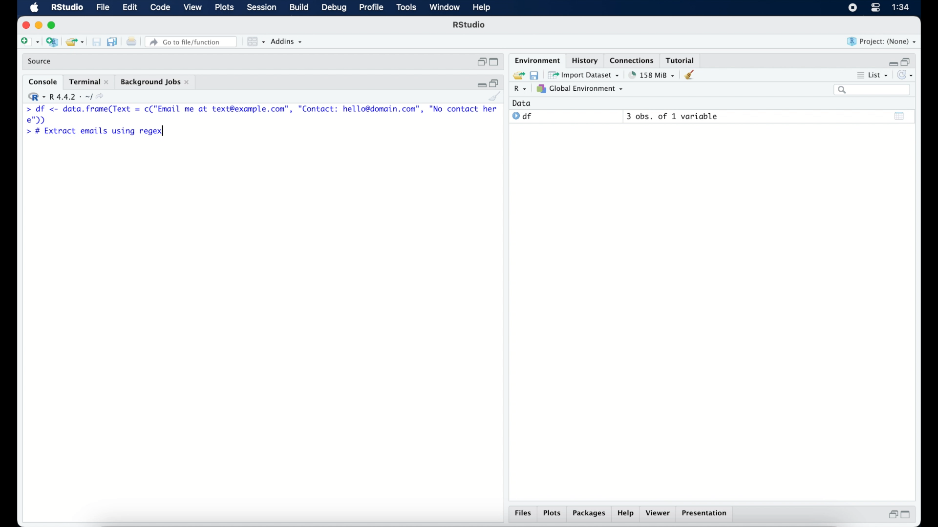 Image resolution: width=938 pixels, height=527 pixels. Describe the element at coordinates (287, 42) in the screenshot. I see `addins` at that location.